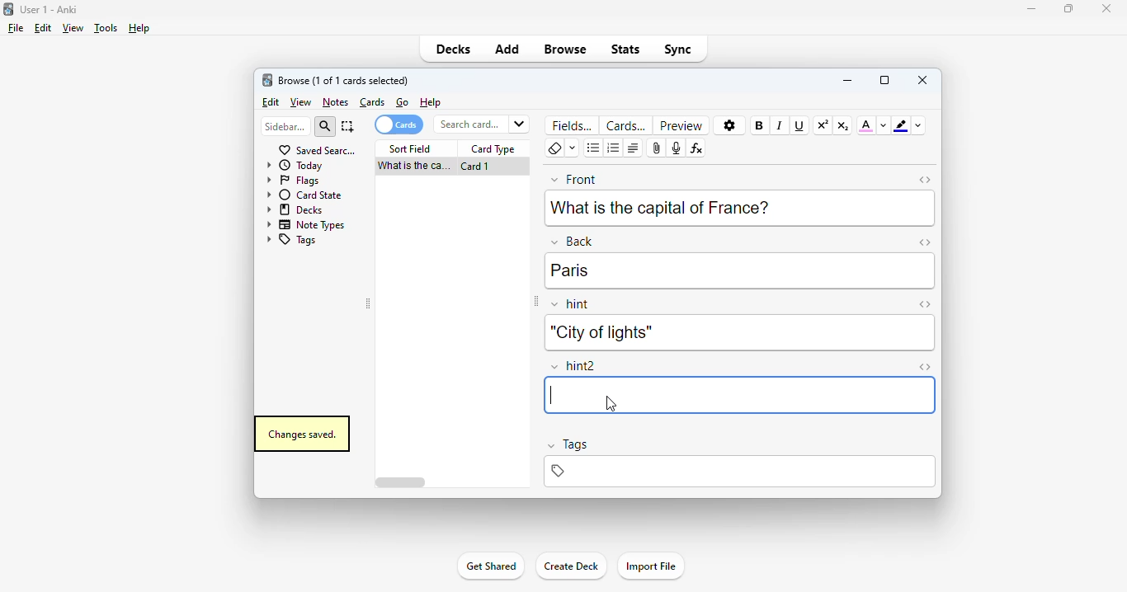 The width and height of the screenshot is (1127, 592). Describe the element at coordinates (335, 102) in the screenshot. I see `notes` at that location.